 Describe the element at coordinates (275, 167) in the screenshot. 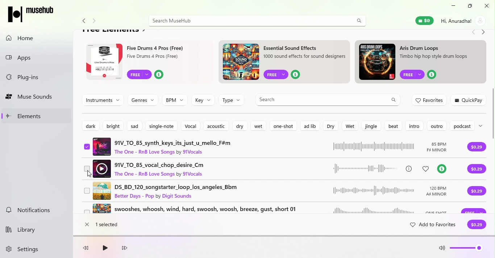

I see `91V1_TO_85_vocal_Chop_desire_CM` at that location.